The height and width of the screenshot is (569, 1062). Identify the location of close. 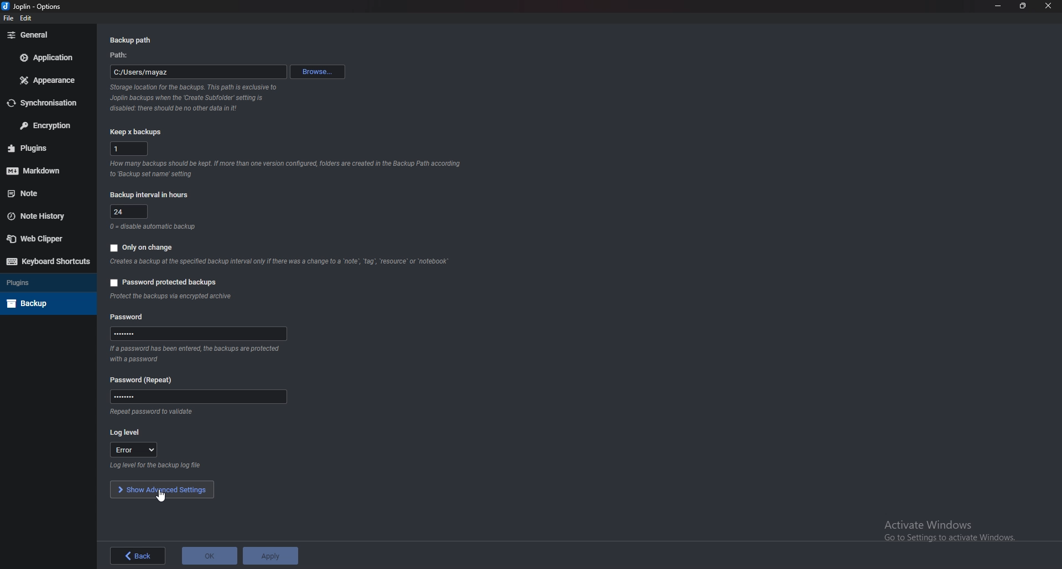
(1047, 8).